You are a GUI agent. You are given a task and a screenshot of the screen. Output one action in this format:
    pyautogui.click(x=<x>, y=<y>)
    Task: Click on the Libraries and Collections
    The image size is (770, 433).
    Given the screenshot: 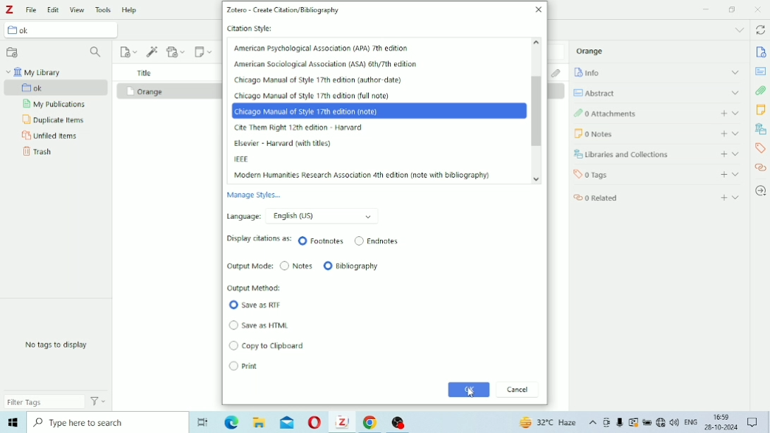 What is the action you would take?
    pyautogui.click(x=657, y=154)
    